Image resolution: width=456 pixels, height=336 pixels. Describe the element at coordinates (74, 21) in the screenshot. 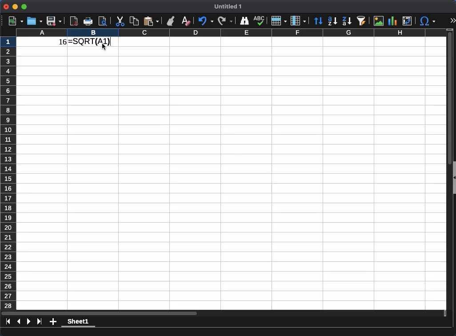

I see `pdf preview` at that location.